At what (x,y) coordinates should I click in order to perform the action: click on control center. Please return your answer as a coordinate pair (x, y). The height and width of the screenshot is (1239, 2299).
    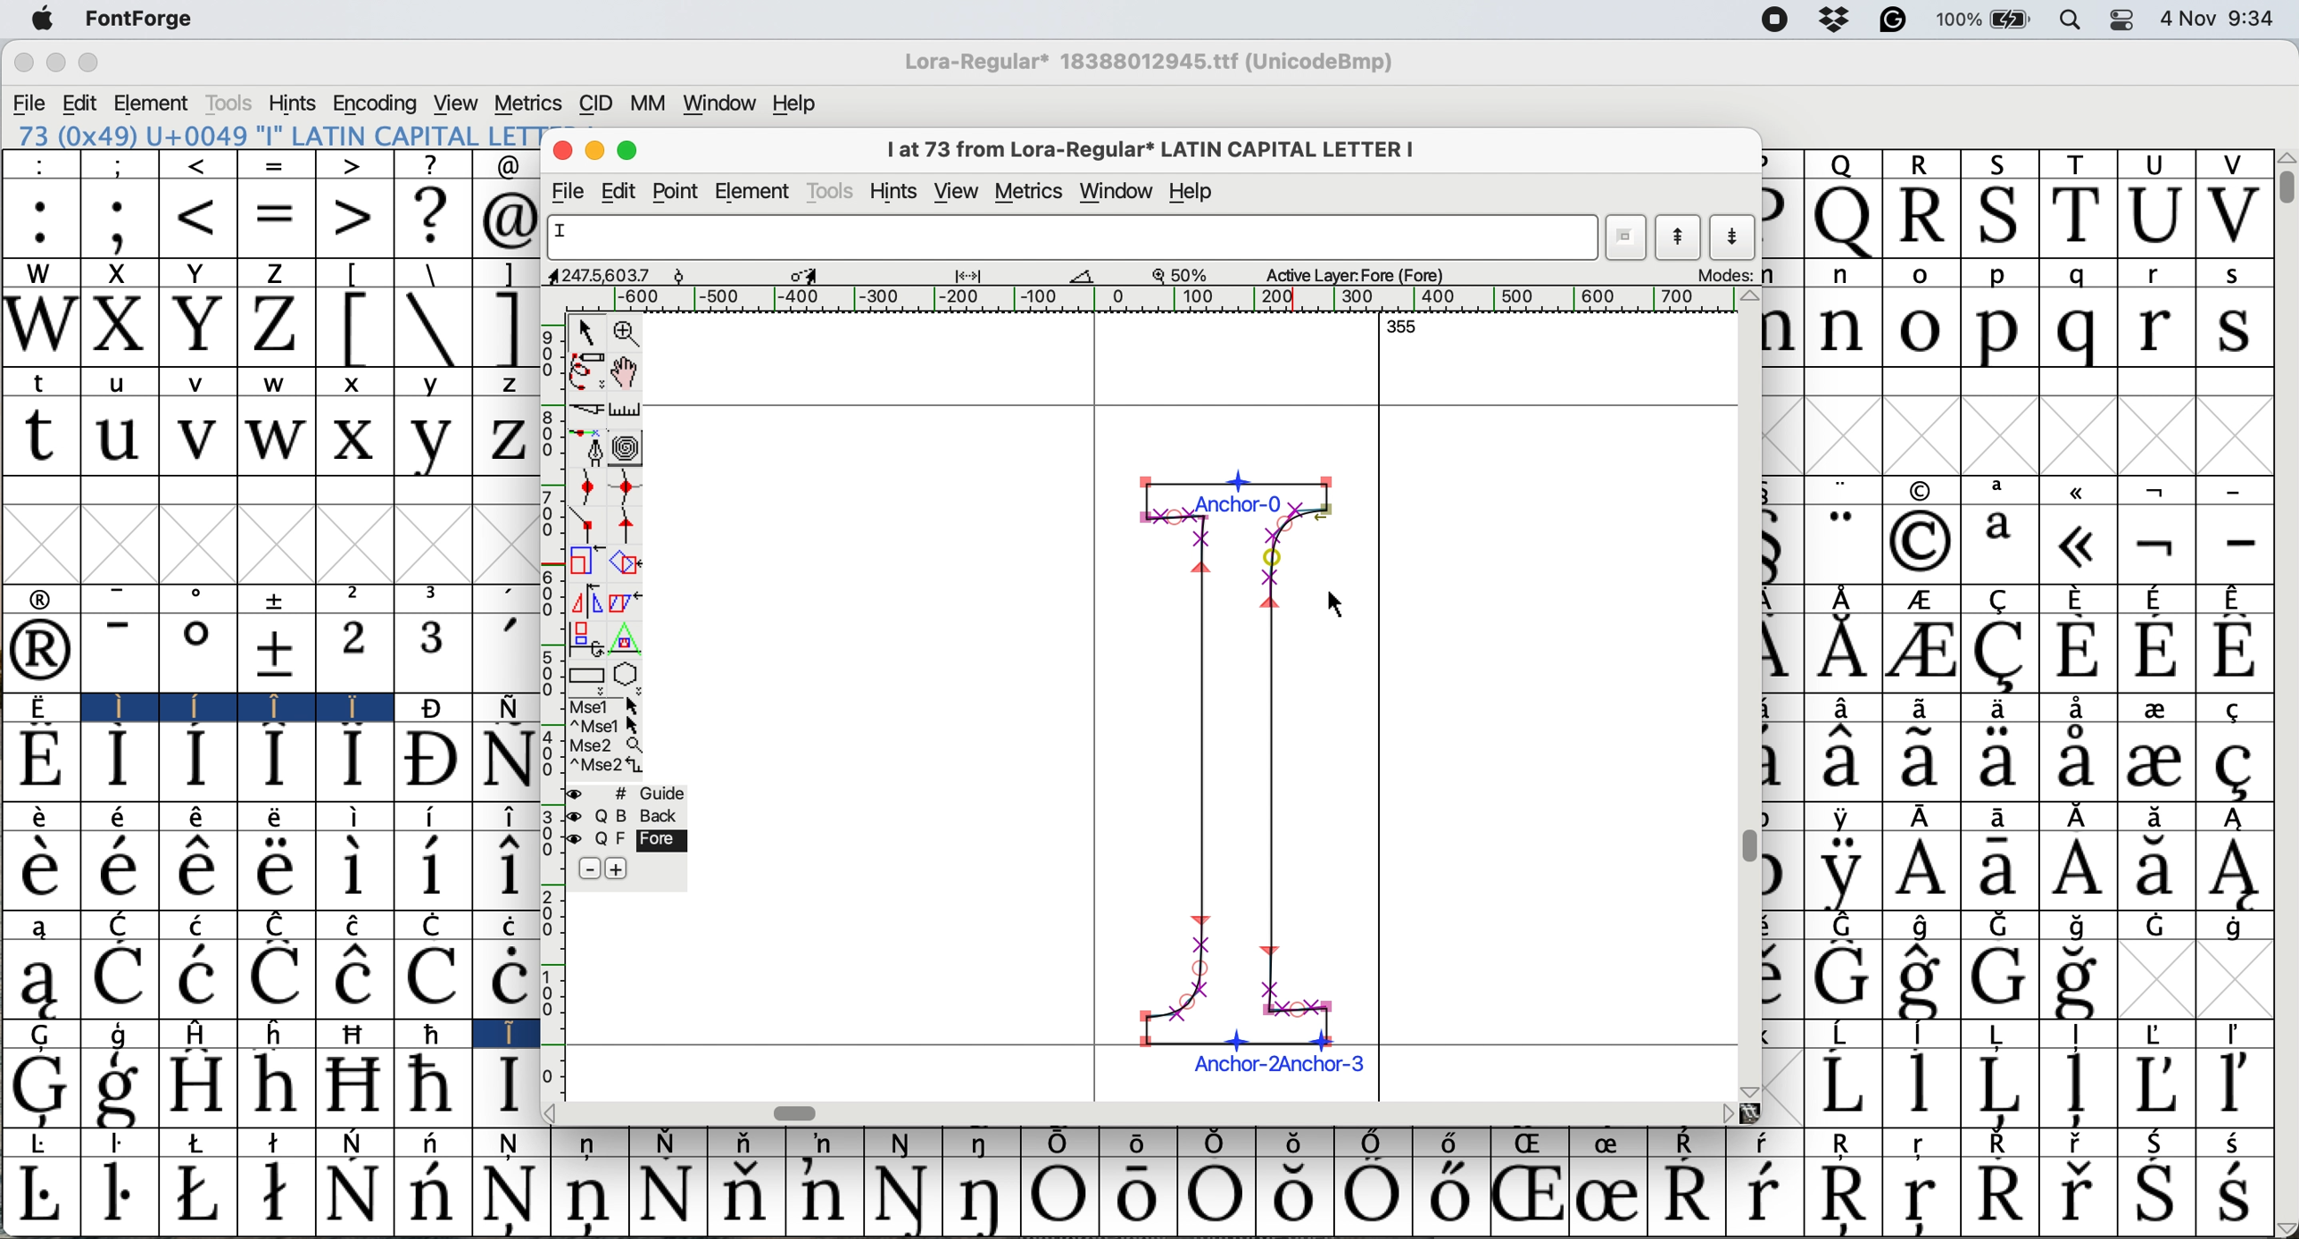
    Looking at the image, I should click on (2125, 21).